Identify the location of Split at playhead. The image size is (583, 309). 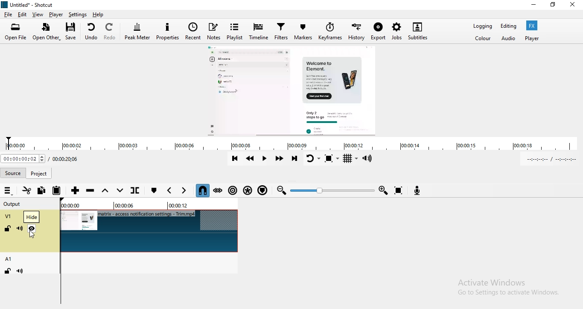
(137, 191).